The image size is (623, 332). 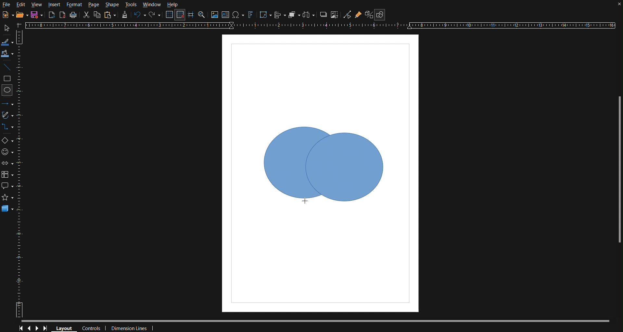 I want to click on Guidelines while moving, so click(x=191, y=16).